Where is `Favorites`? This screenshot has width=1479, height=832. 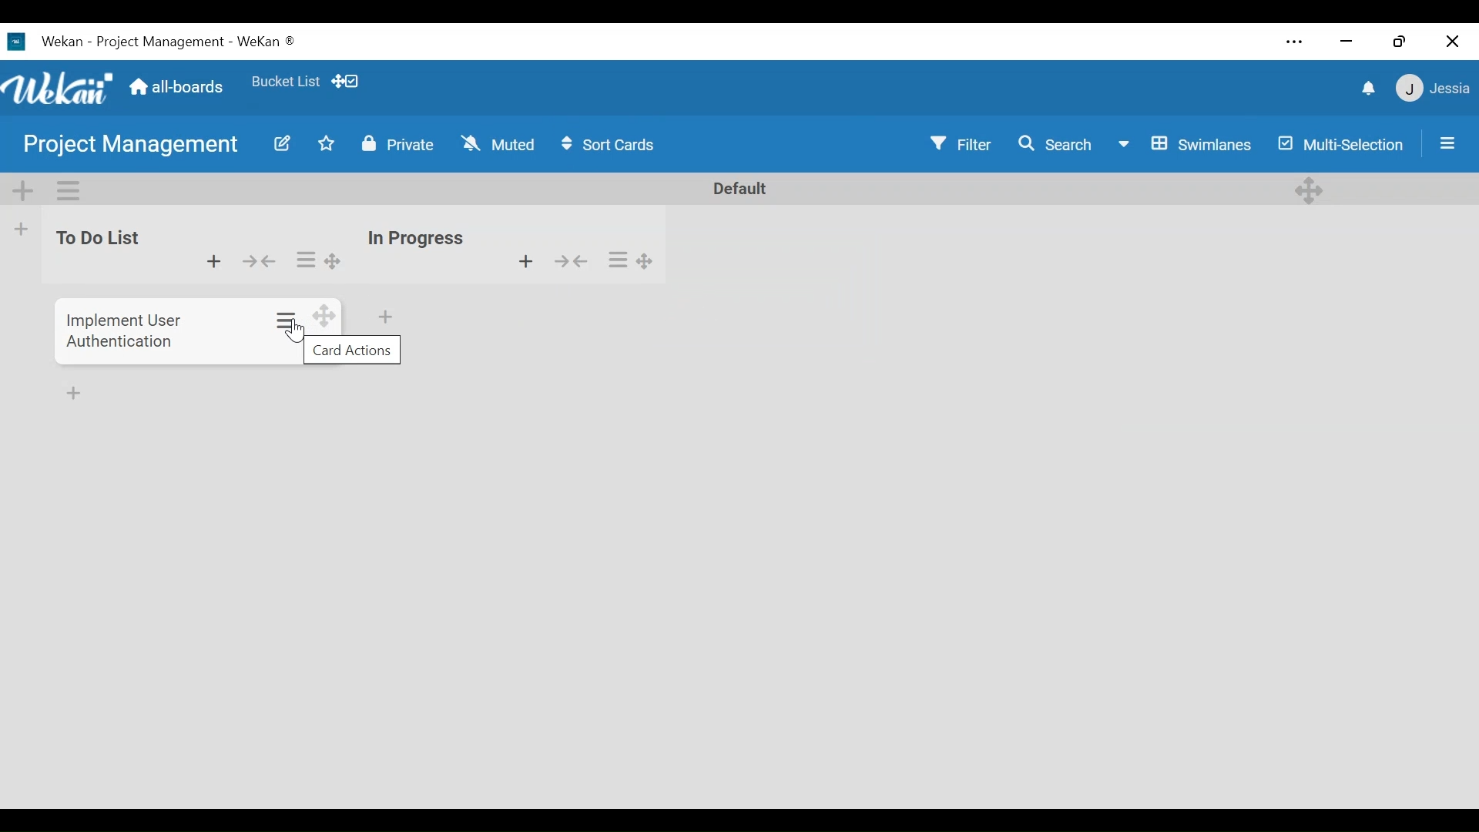 Favorites is located at coordinates (287, 83).